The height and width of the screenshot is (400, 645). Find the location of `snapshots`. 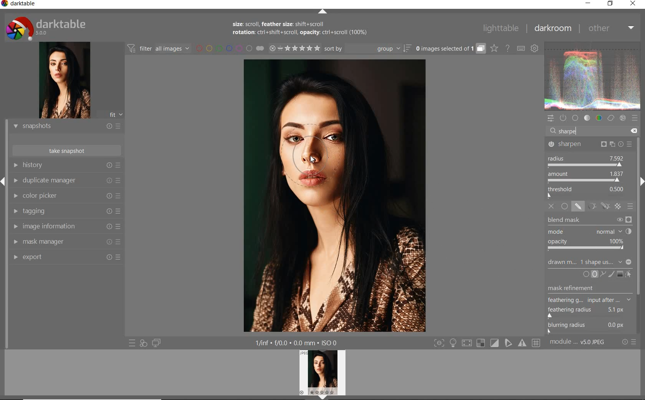

snapshots is located at coordinates (65, 127).